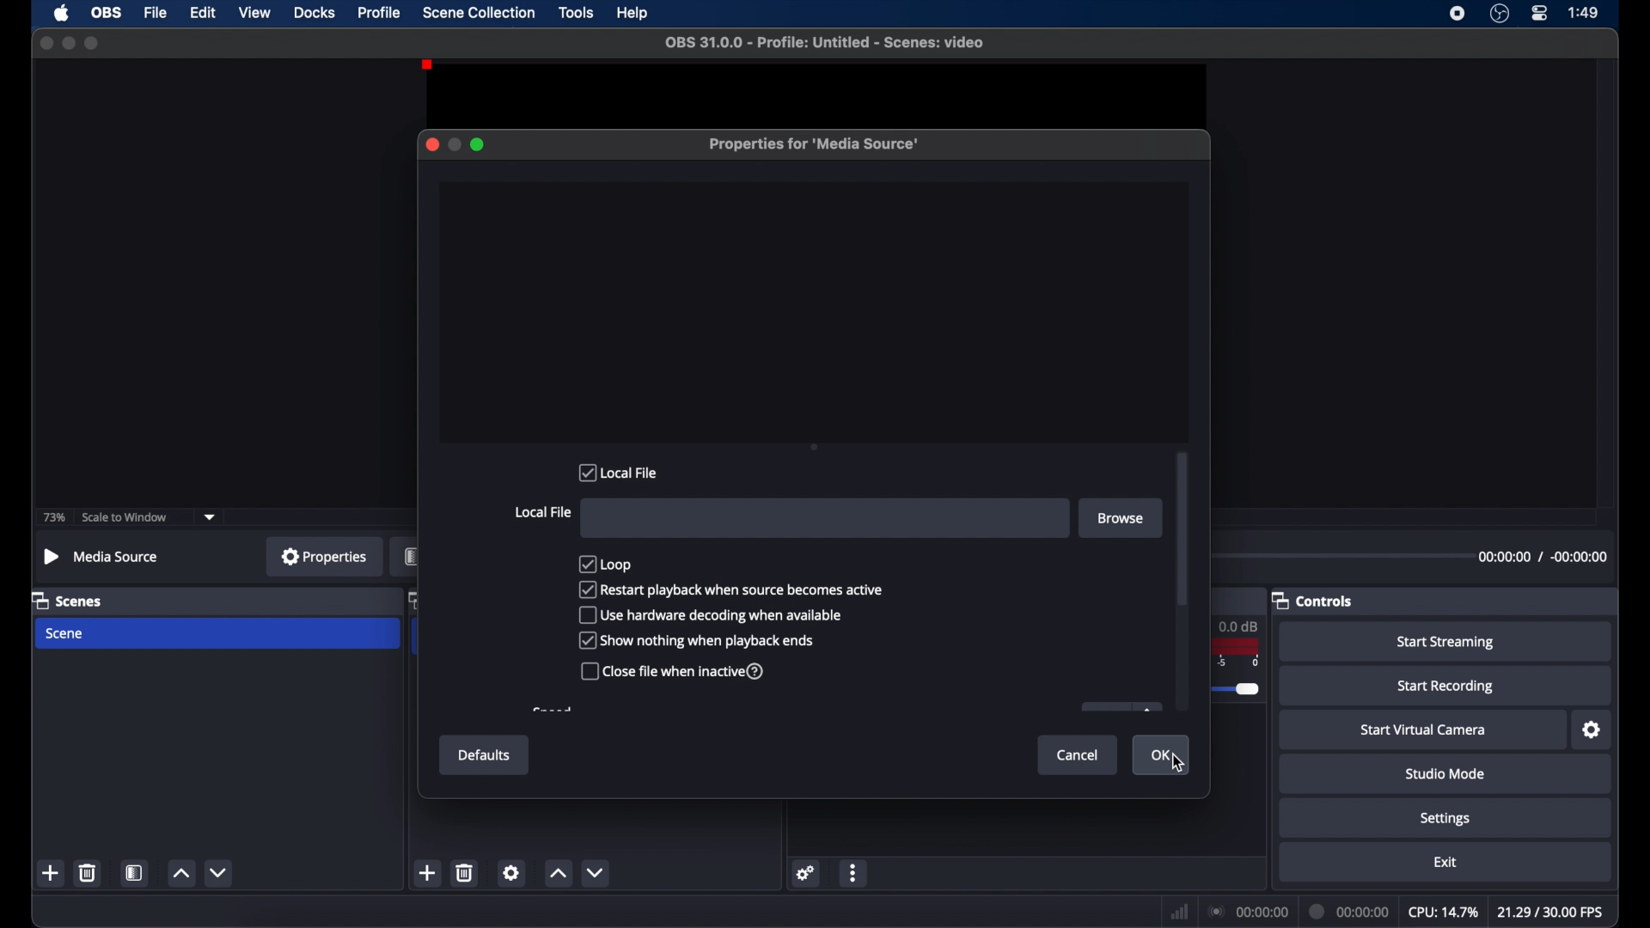 This screenshot has width=1650, height=928. Describe the element at coordinates (543, 513) in the screenshot. I see `local file` at that location.